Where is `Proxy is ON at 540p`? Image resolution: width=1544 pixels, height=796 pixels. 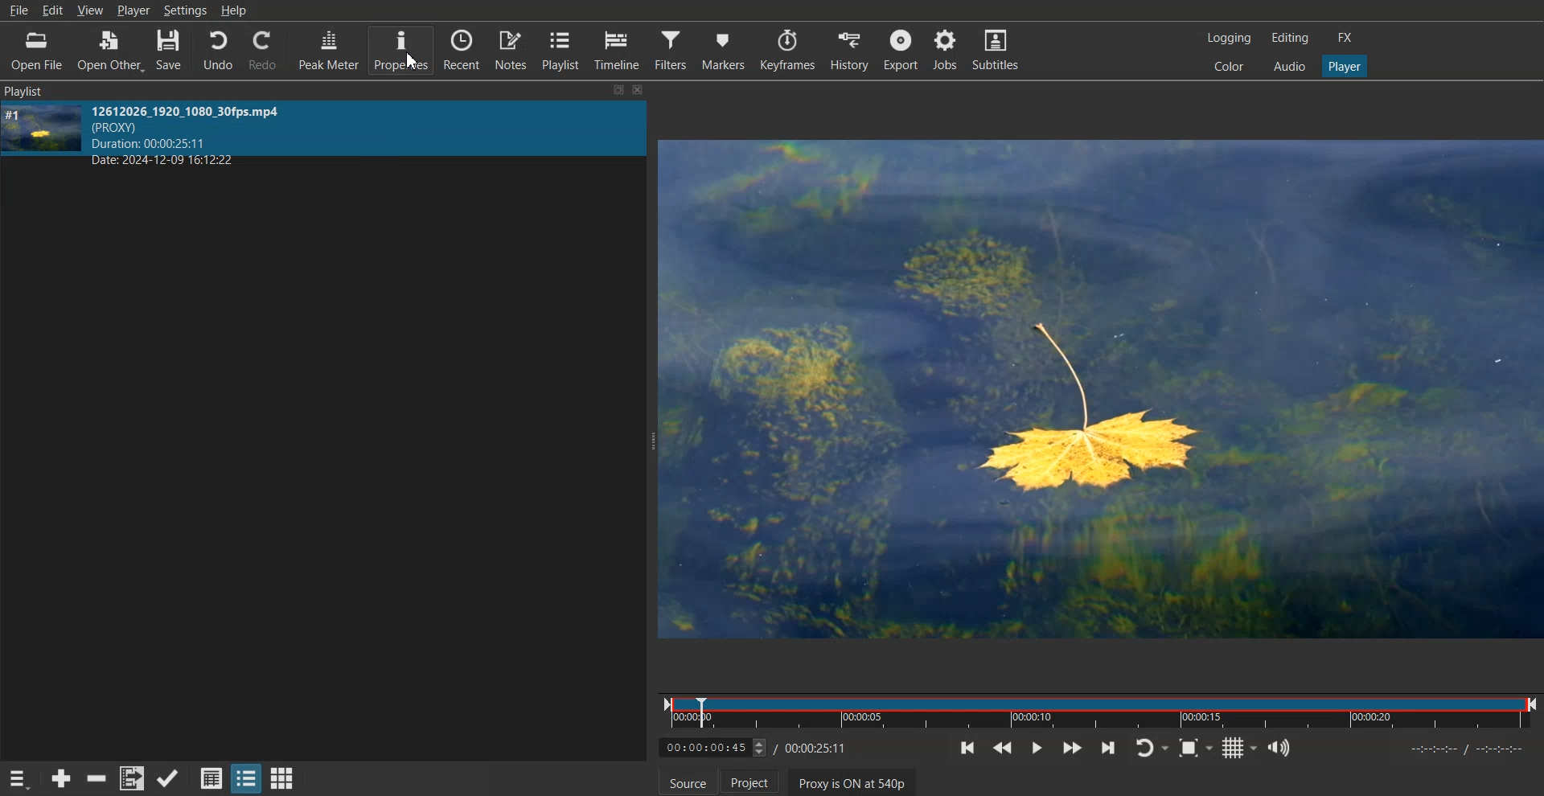 Proxy is ON at 540p is located at coordinates (852, 782).